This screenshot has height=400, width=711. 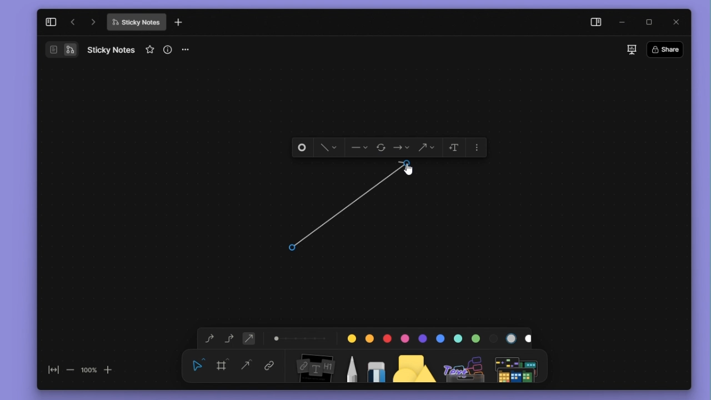 What do you see at coordinates (93, 22) in the screenshot?
I see `go forward` at bounding box center [93, 22].